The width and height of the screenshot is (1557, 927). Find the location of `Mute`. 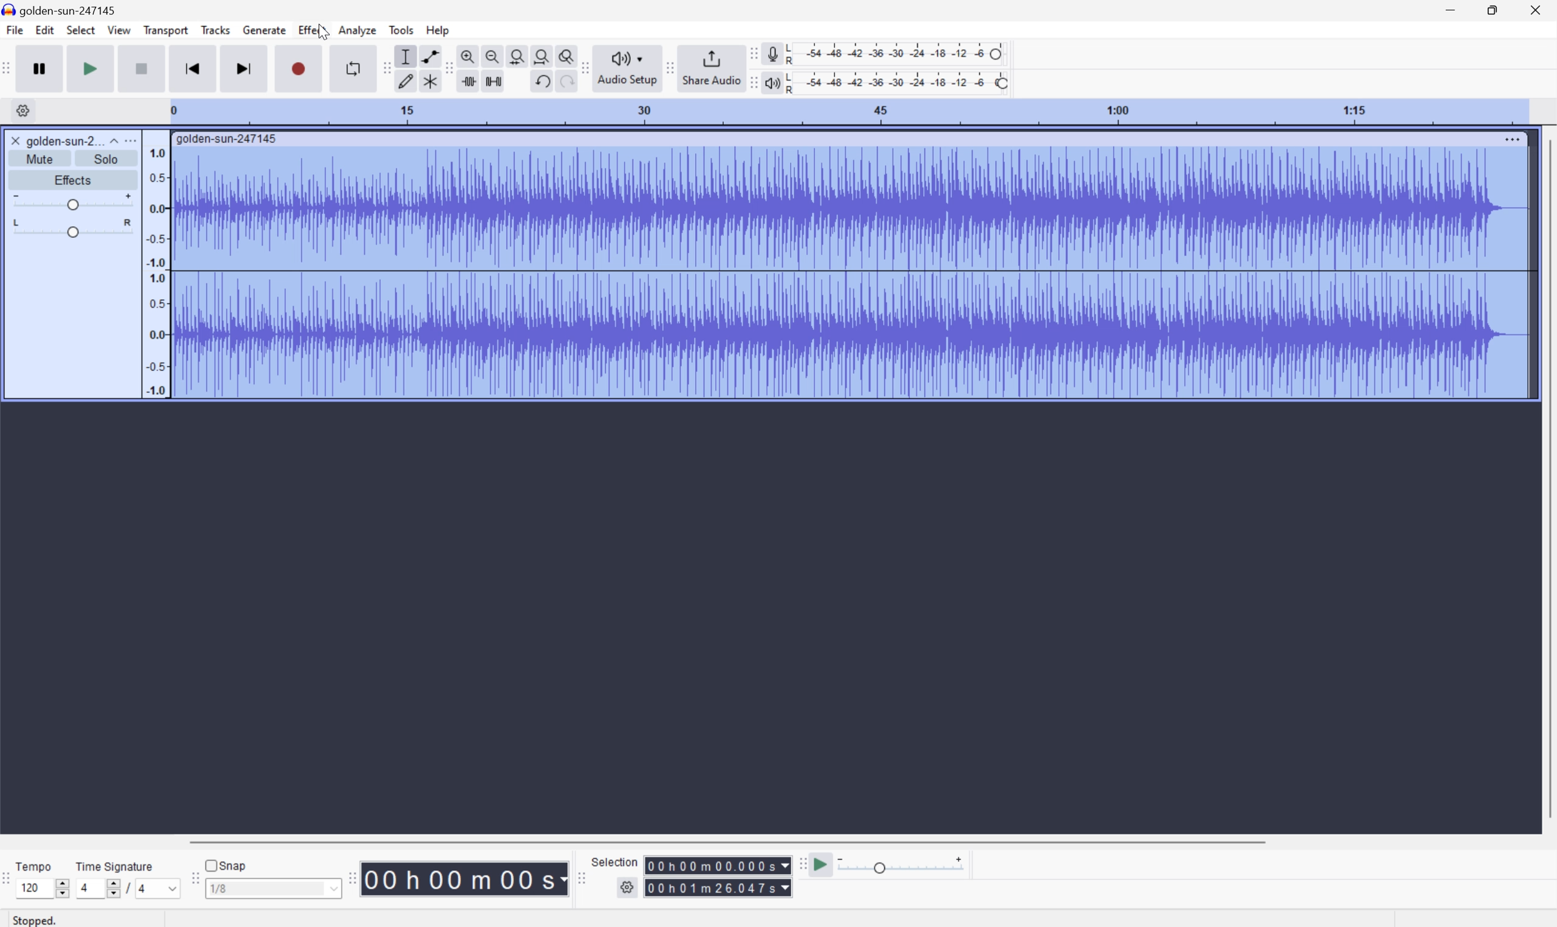

Mute is located at coordinates (40, 159).